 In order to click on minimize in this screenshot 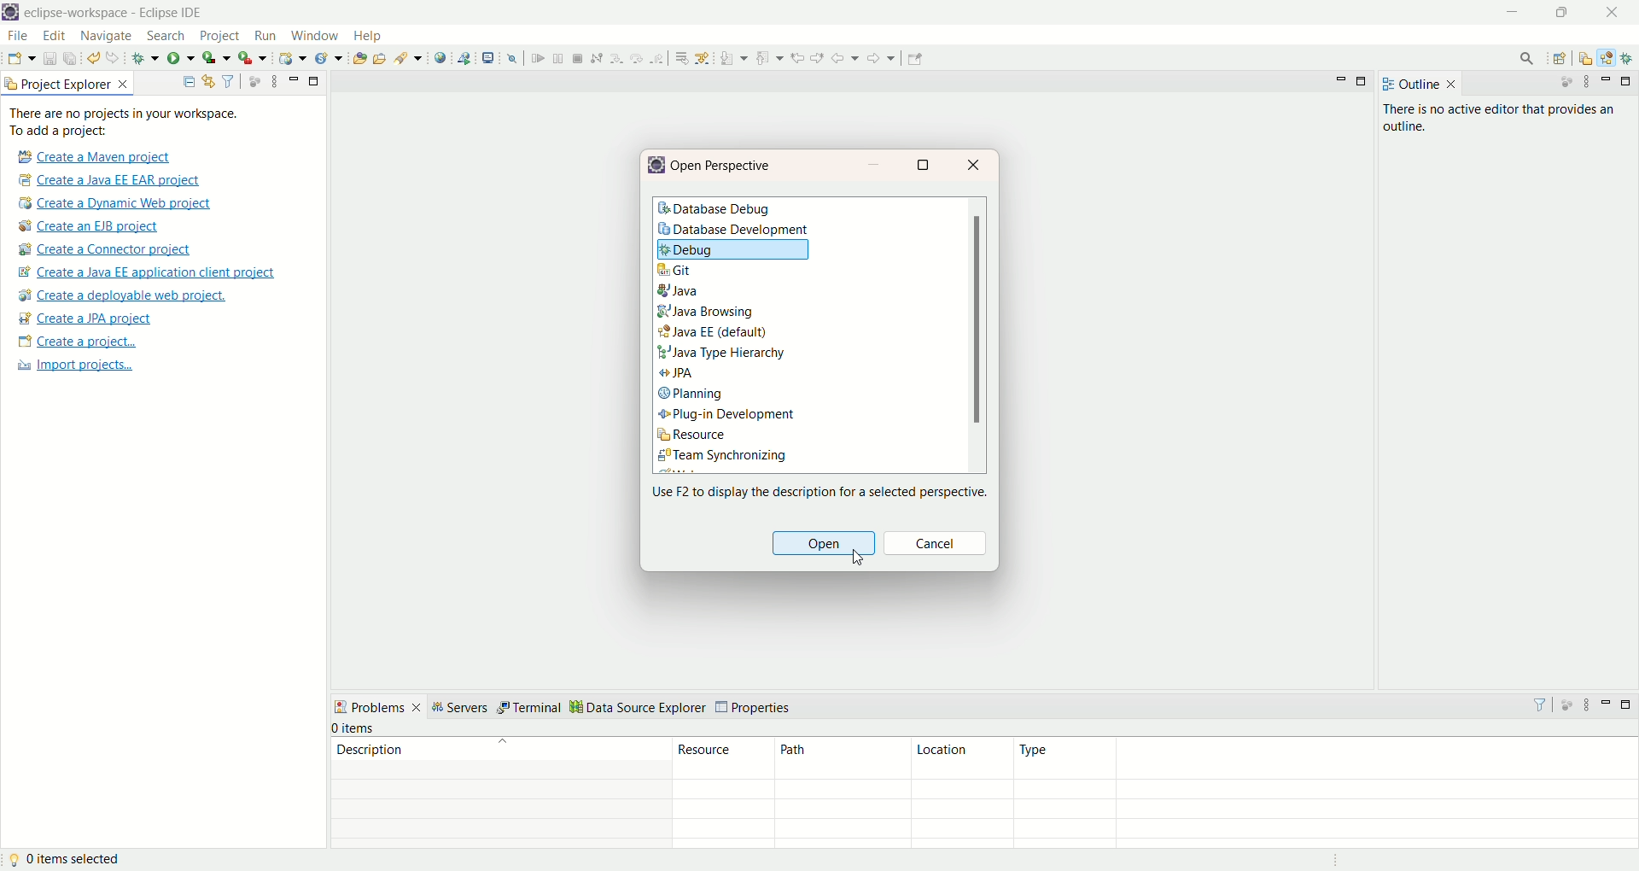, I will do `click(291, 77)`.